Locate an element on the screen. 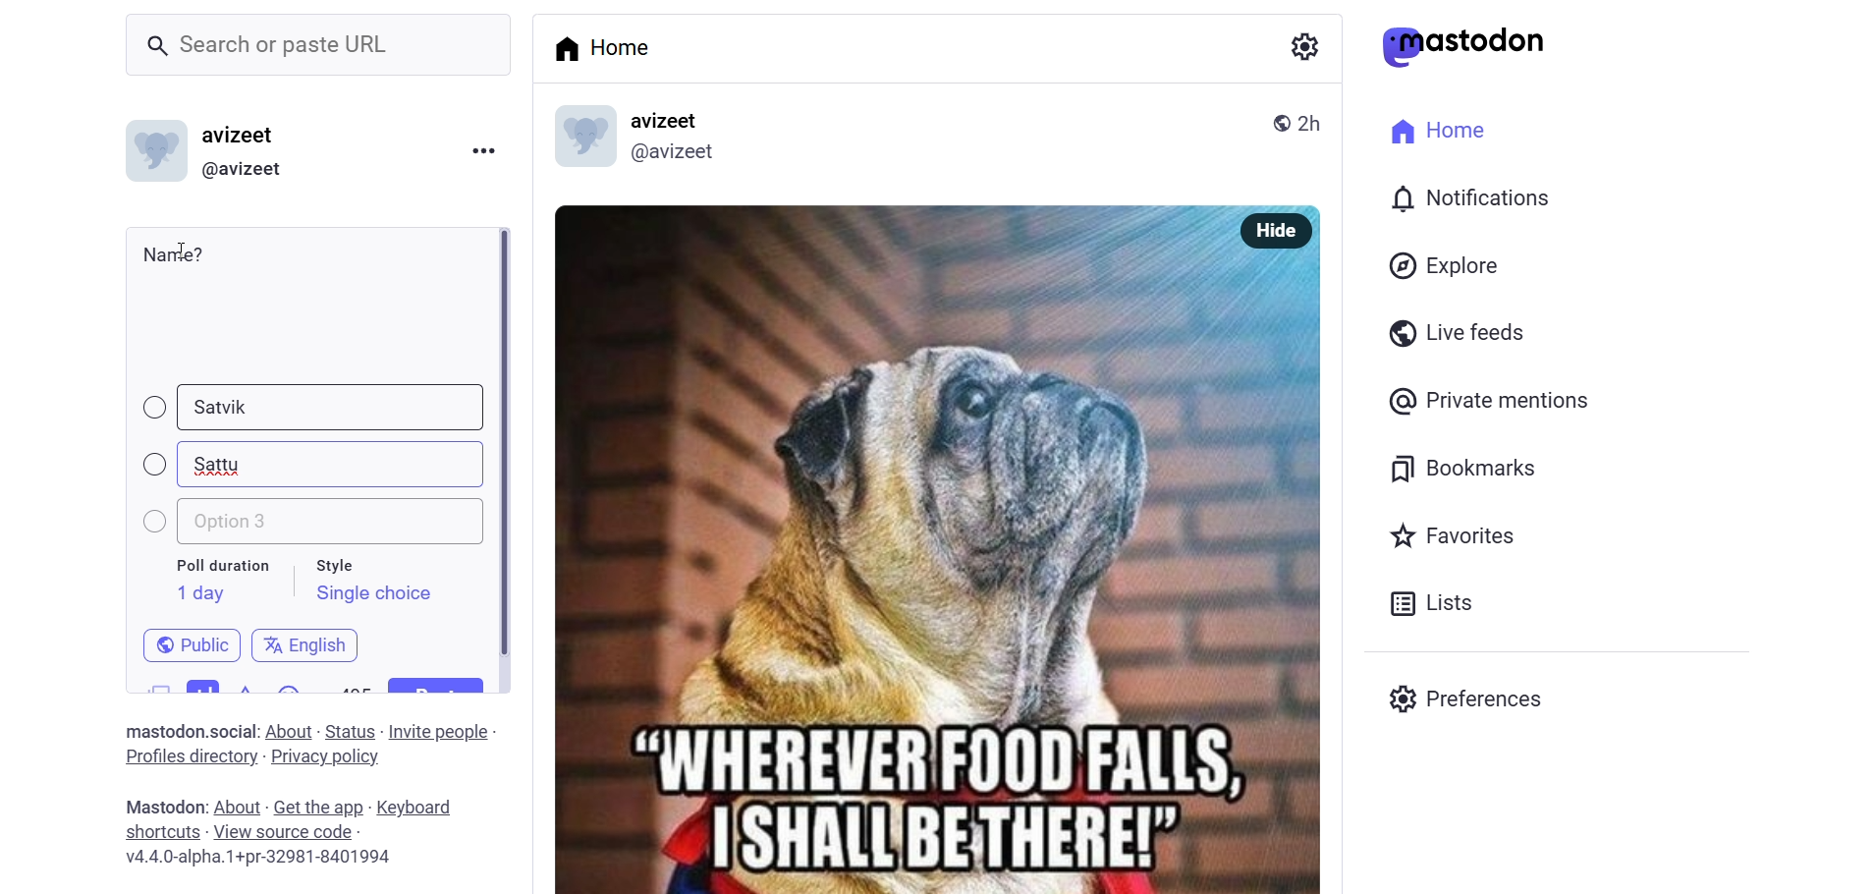  shortcuts is located at coordinates (161, 832).